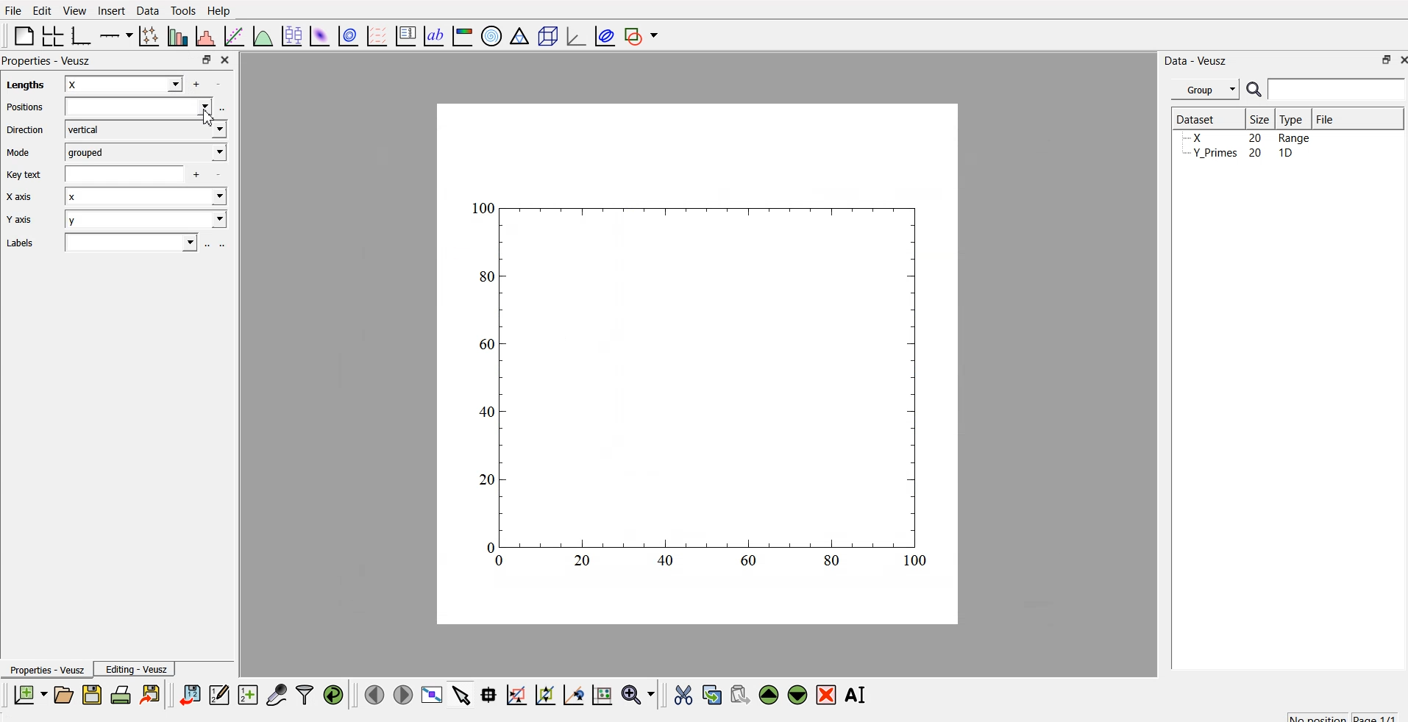  What do you see at coordinates (1245, 155) in the screenshot?
I see `y planes... 20 10` at bounding box center [1245, 155].